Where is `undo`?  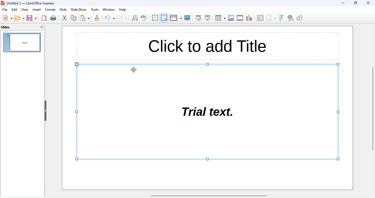 undo is located at coordinates (110, 18).